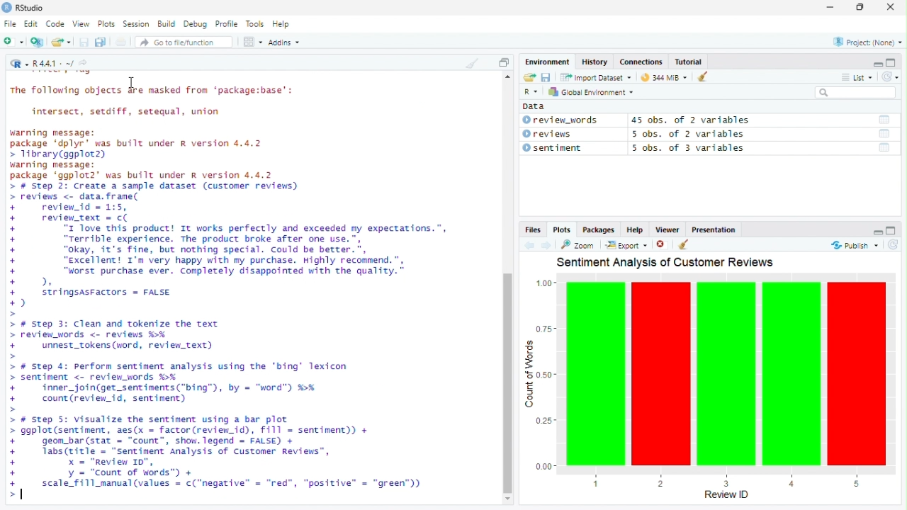  I want to click on warning message:
package ‘dplyr’ was built under R version 4.4.2

> Vibrary(ggplot2)

warning message:

package ‘0oplot2’ was built under R version 4.4.2, so click(145, 155).